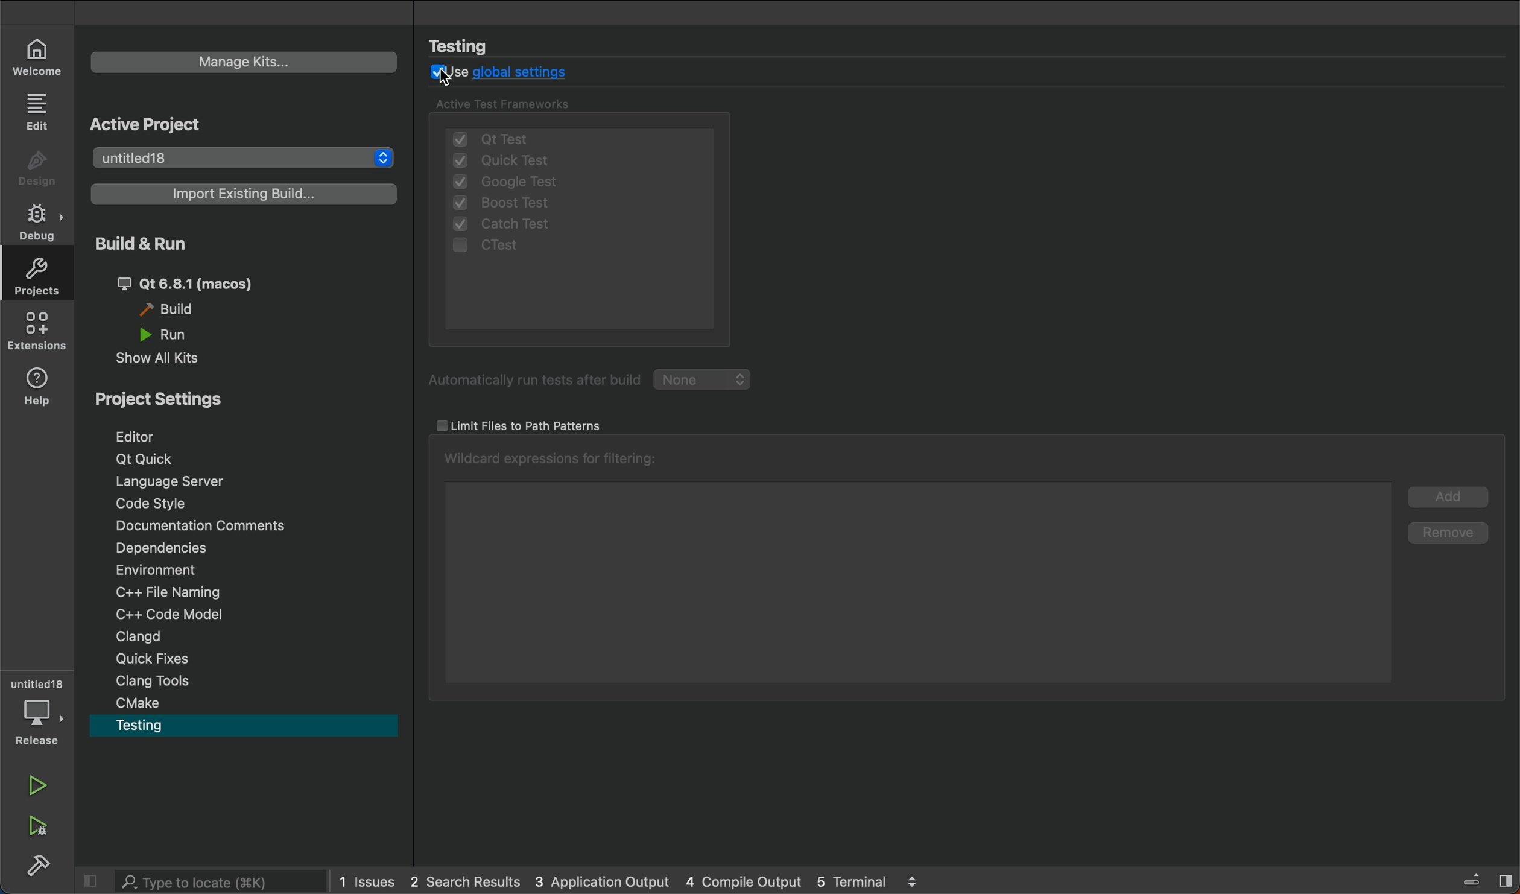 The image size is (1520, 894). What do you see at coordinates (249, 639) in the screenshot?
I see `clangd` at bounding box center [249, 639].